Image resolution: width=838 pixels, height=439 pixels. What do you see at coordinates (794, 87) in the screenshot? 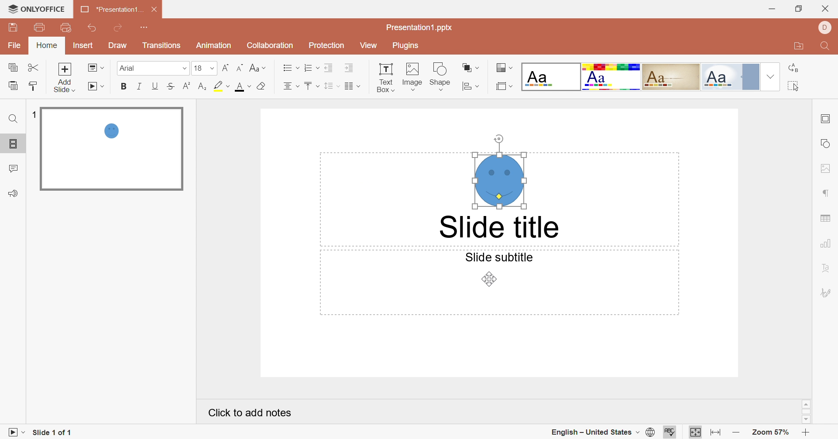
I see `Select all` at bounding box center [794, 87].